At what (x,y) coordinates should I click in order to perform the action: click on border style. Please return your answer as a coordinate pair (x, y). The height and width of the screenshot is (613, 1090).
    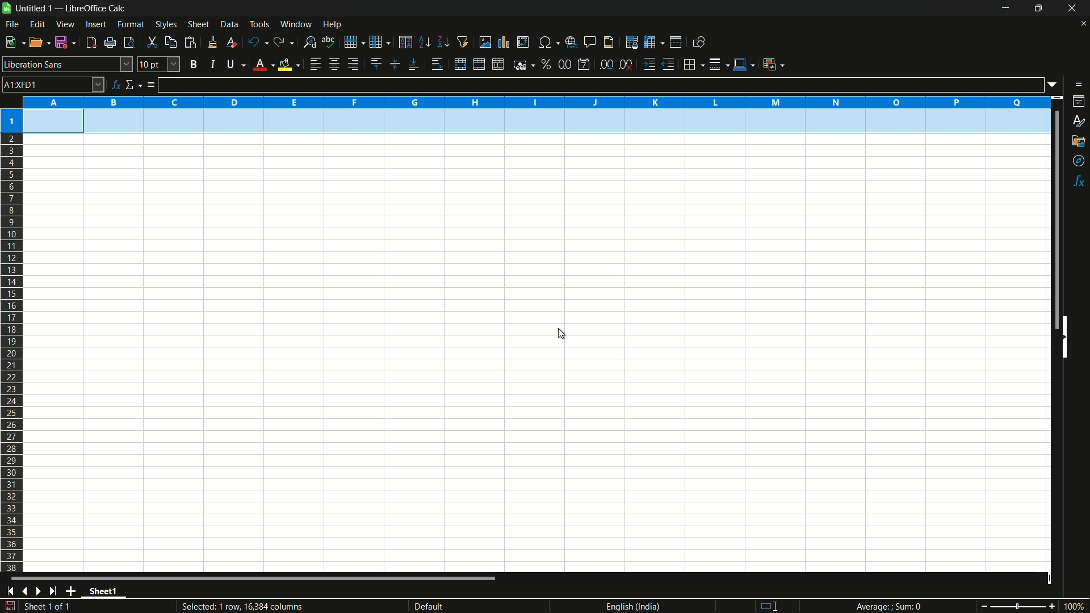
    Looking at the image, I should click on (720, 63).